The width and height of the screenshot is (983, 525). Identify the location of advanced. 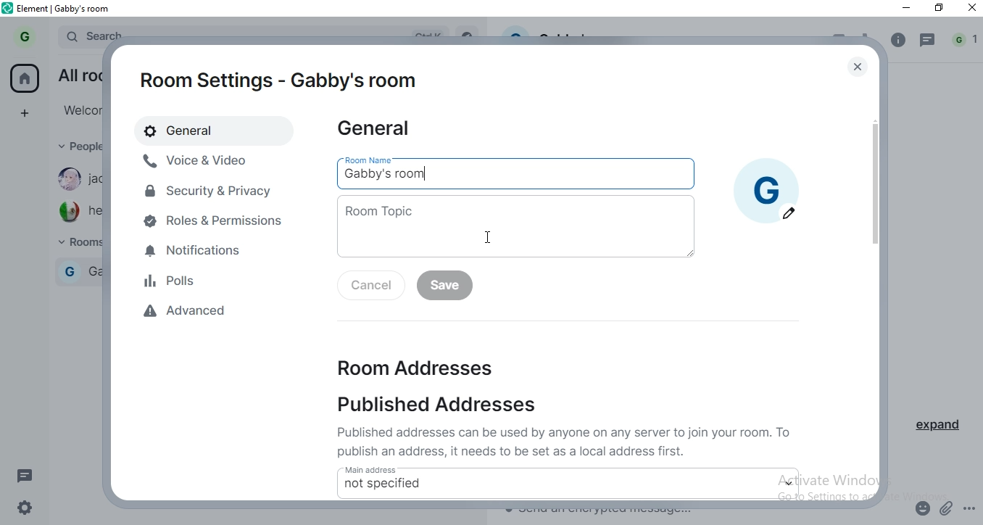
(230, 313).